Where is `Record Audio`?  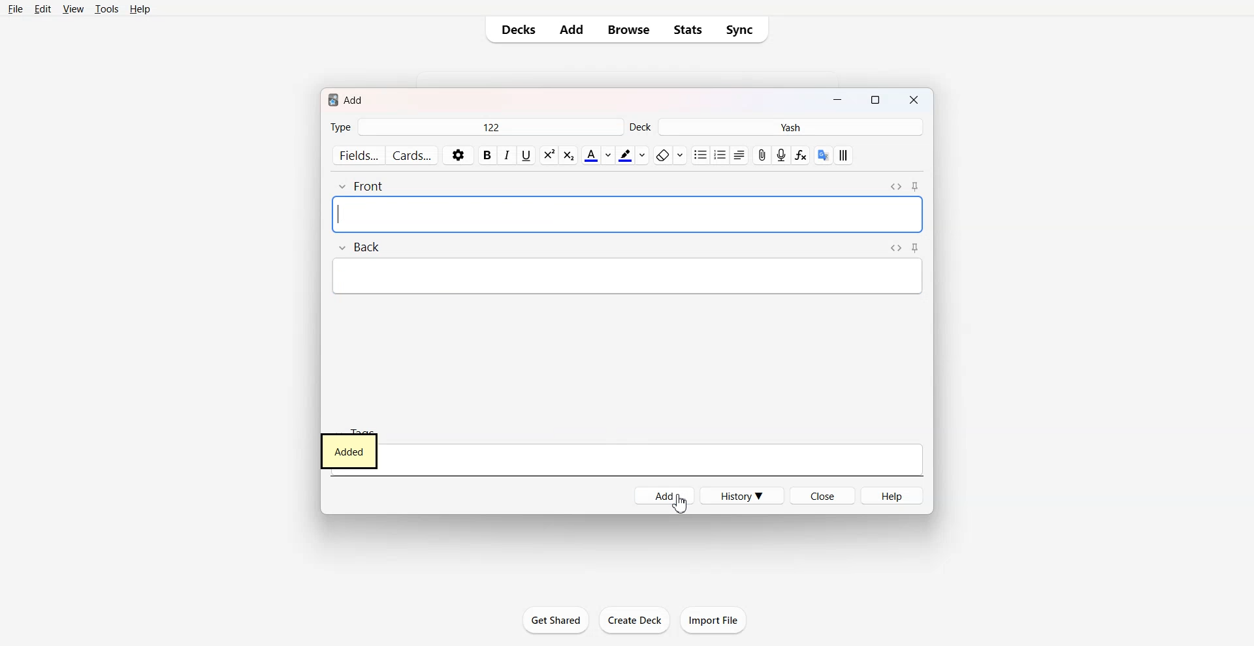 Record Audio is located at coordinates (781, 155).